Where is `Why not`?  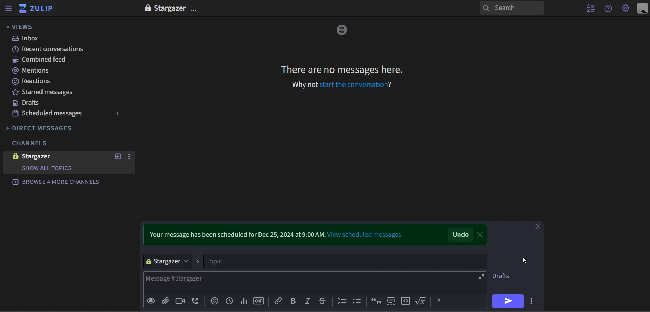 Why not is located at coordinates (301, 85).